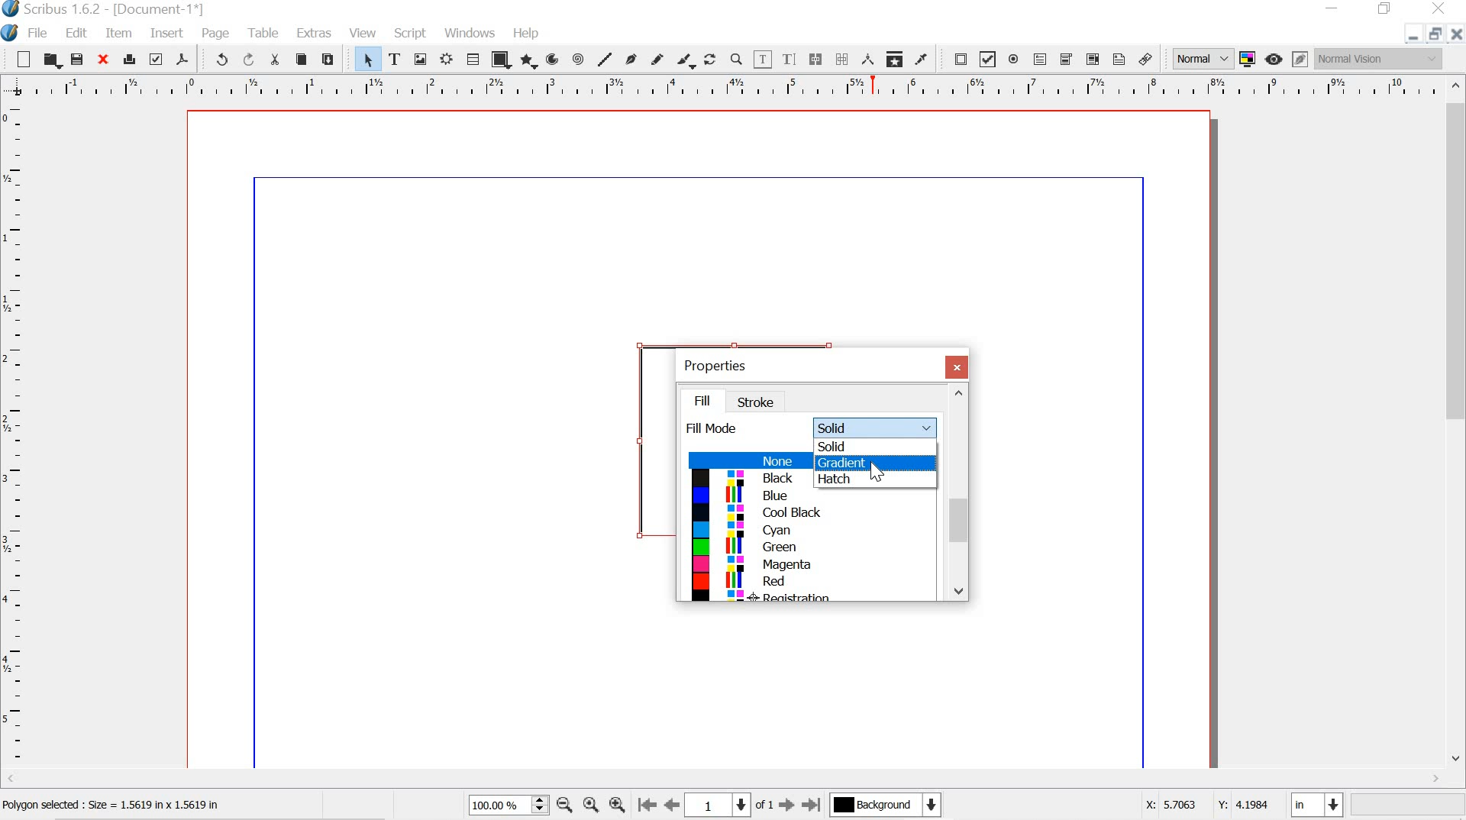 This screenshot has width=1466, height=820. What do you see at coordinates (301, 58) in the screenshot?
I see `copy` at bounding box center [301, 58].